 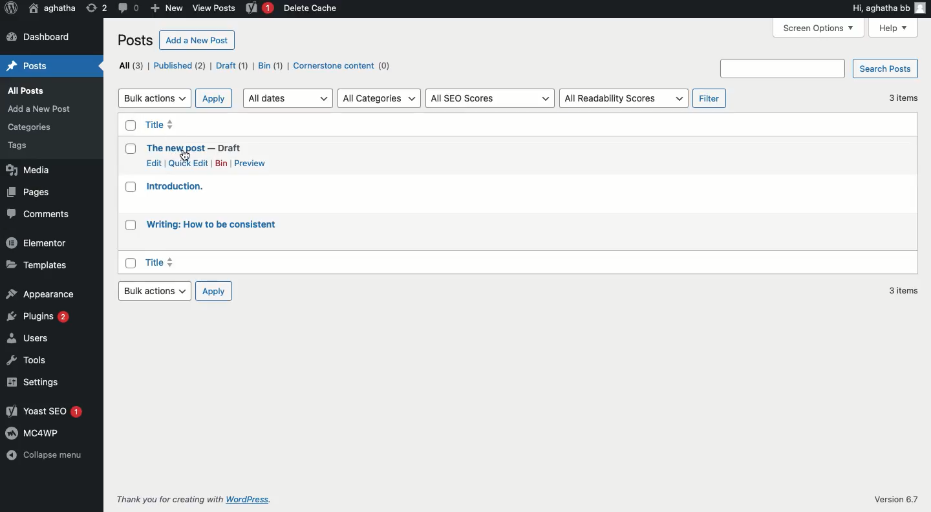 What do you see at coordinates (27, 65) in the screenshot?
I see `Posts` at bounding box center [27, 65].